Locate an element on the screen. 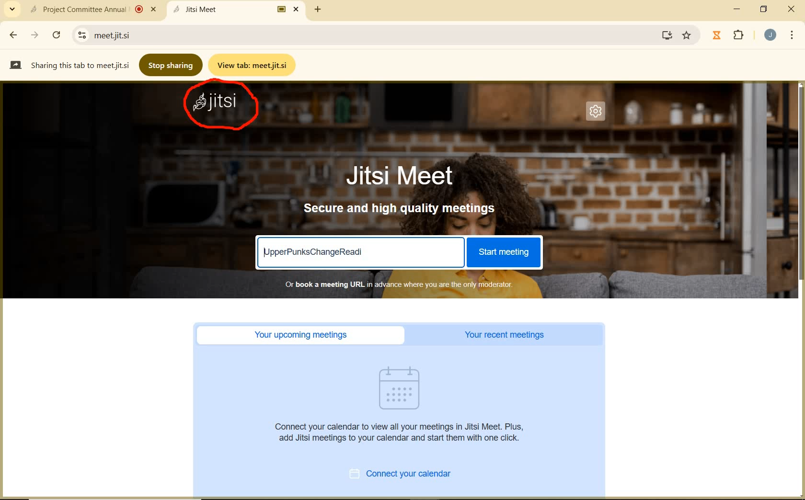 The width and height of the screenshot is (805, 500). STOP SHARING is located at coordinates (172, 64).